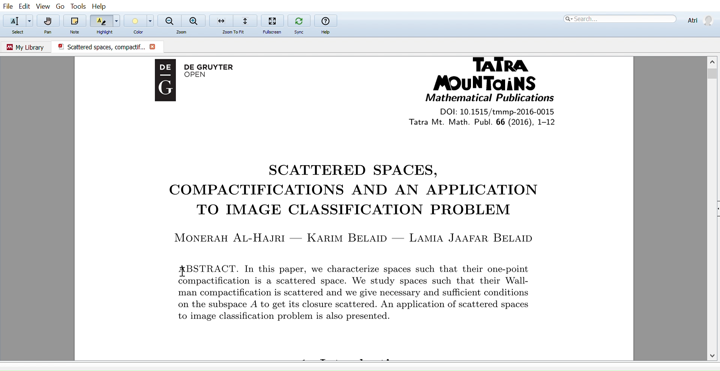 The width and height of the screenshot is (720, 371). What do you see at coordinates (374, 282) in the screenshot?
I see `compactification is a scattered space. We study spaces such that their Wall-` at bounding box center [374, 282].